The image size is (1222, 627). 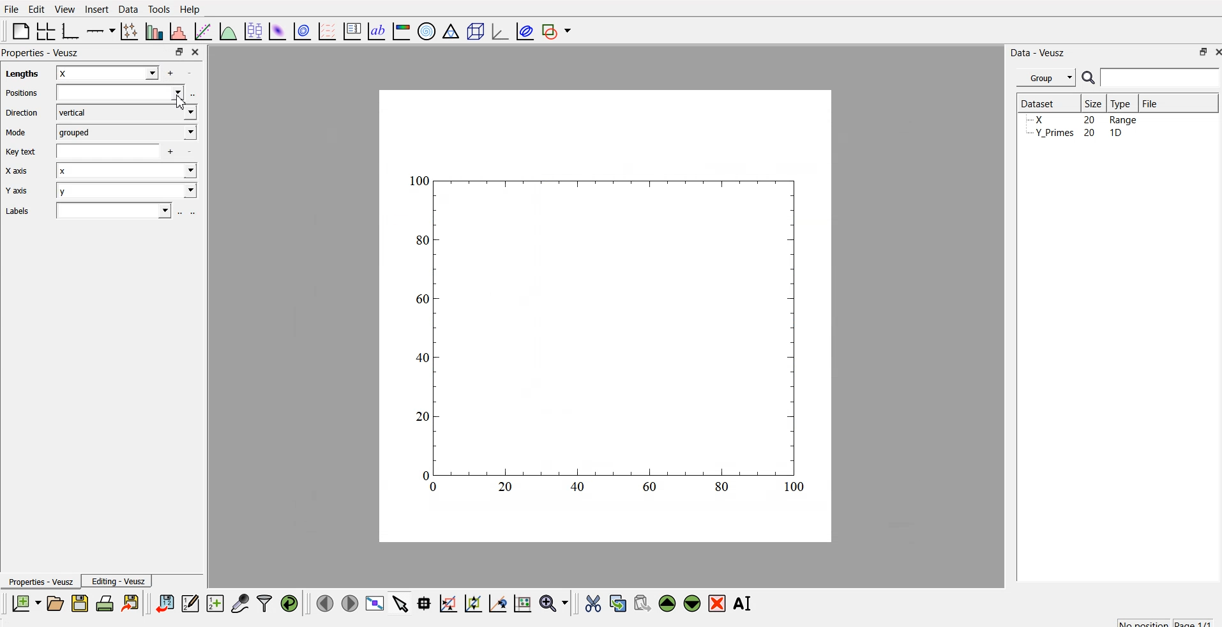 I want to click on plot on axis, so click(x=99, y=29).